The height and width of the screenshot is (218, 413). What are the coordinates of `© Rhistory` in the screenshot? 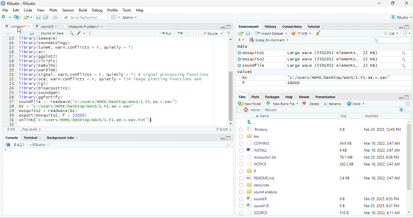 It's located at (254, 129).